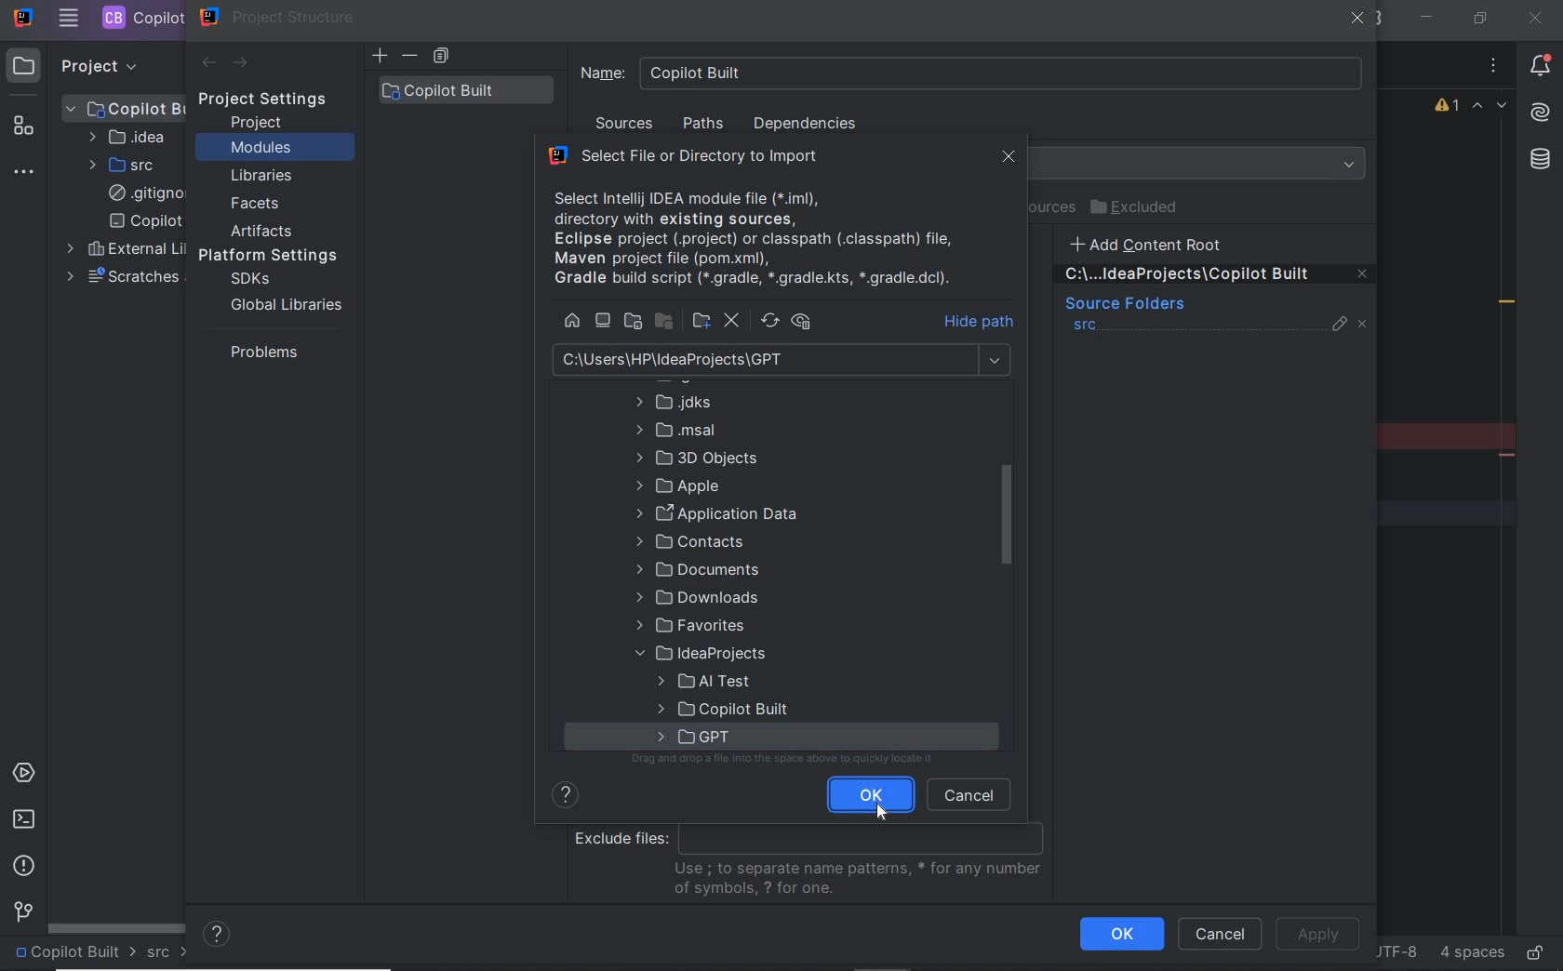  I want to click on sdks, so click(248, 280).